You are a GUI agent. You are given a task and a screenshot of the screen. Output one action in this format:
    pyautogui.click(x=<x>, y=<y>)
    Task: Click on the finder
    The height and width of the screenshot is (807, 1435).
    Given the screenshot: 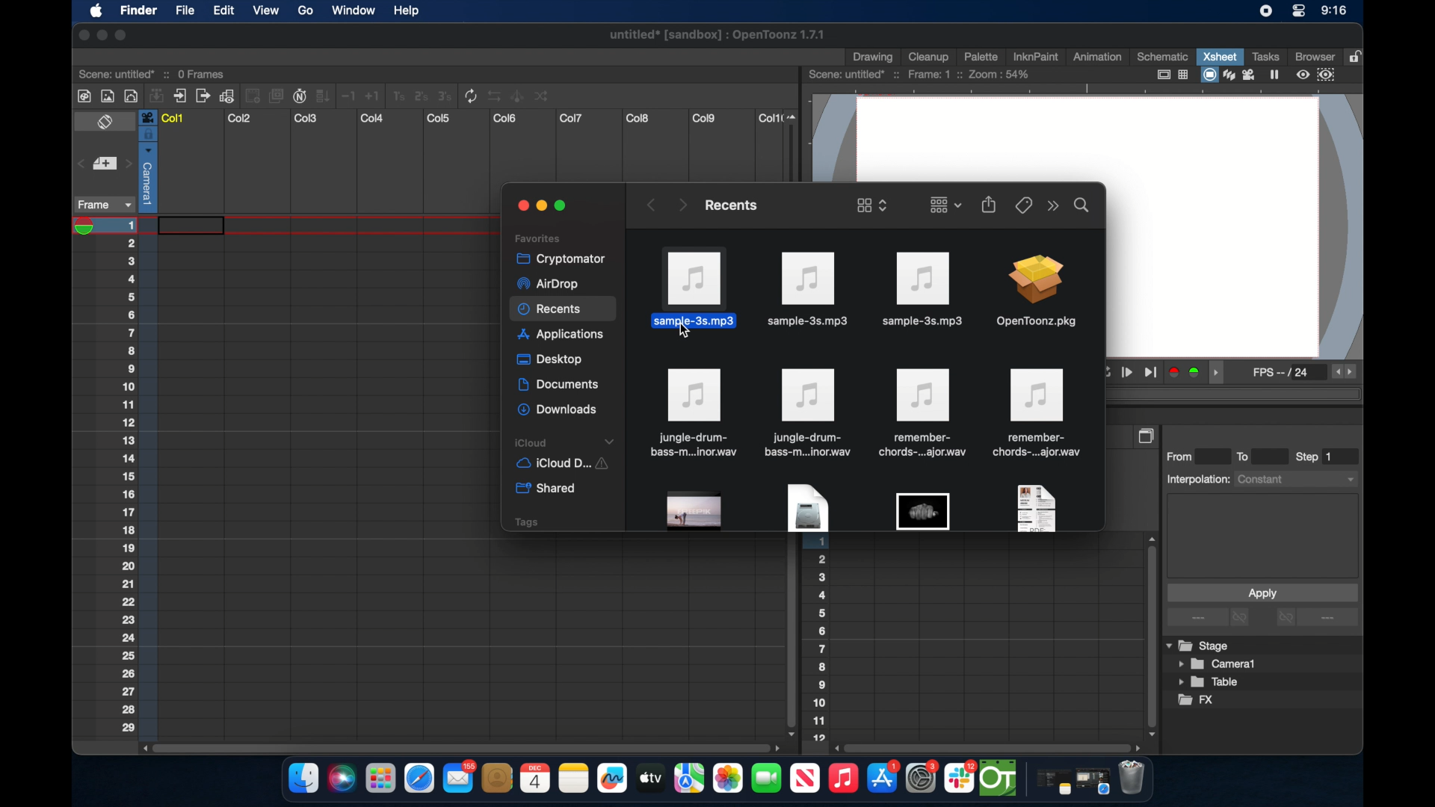 What is the action you would take?
    pyautogui.click(x=138, y=12)
    